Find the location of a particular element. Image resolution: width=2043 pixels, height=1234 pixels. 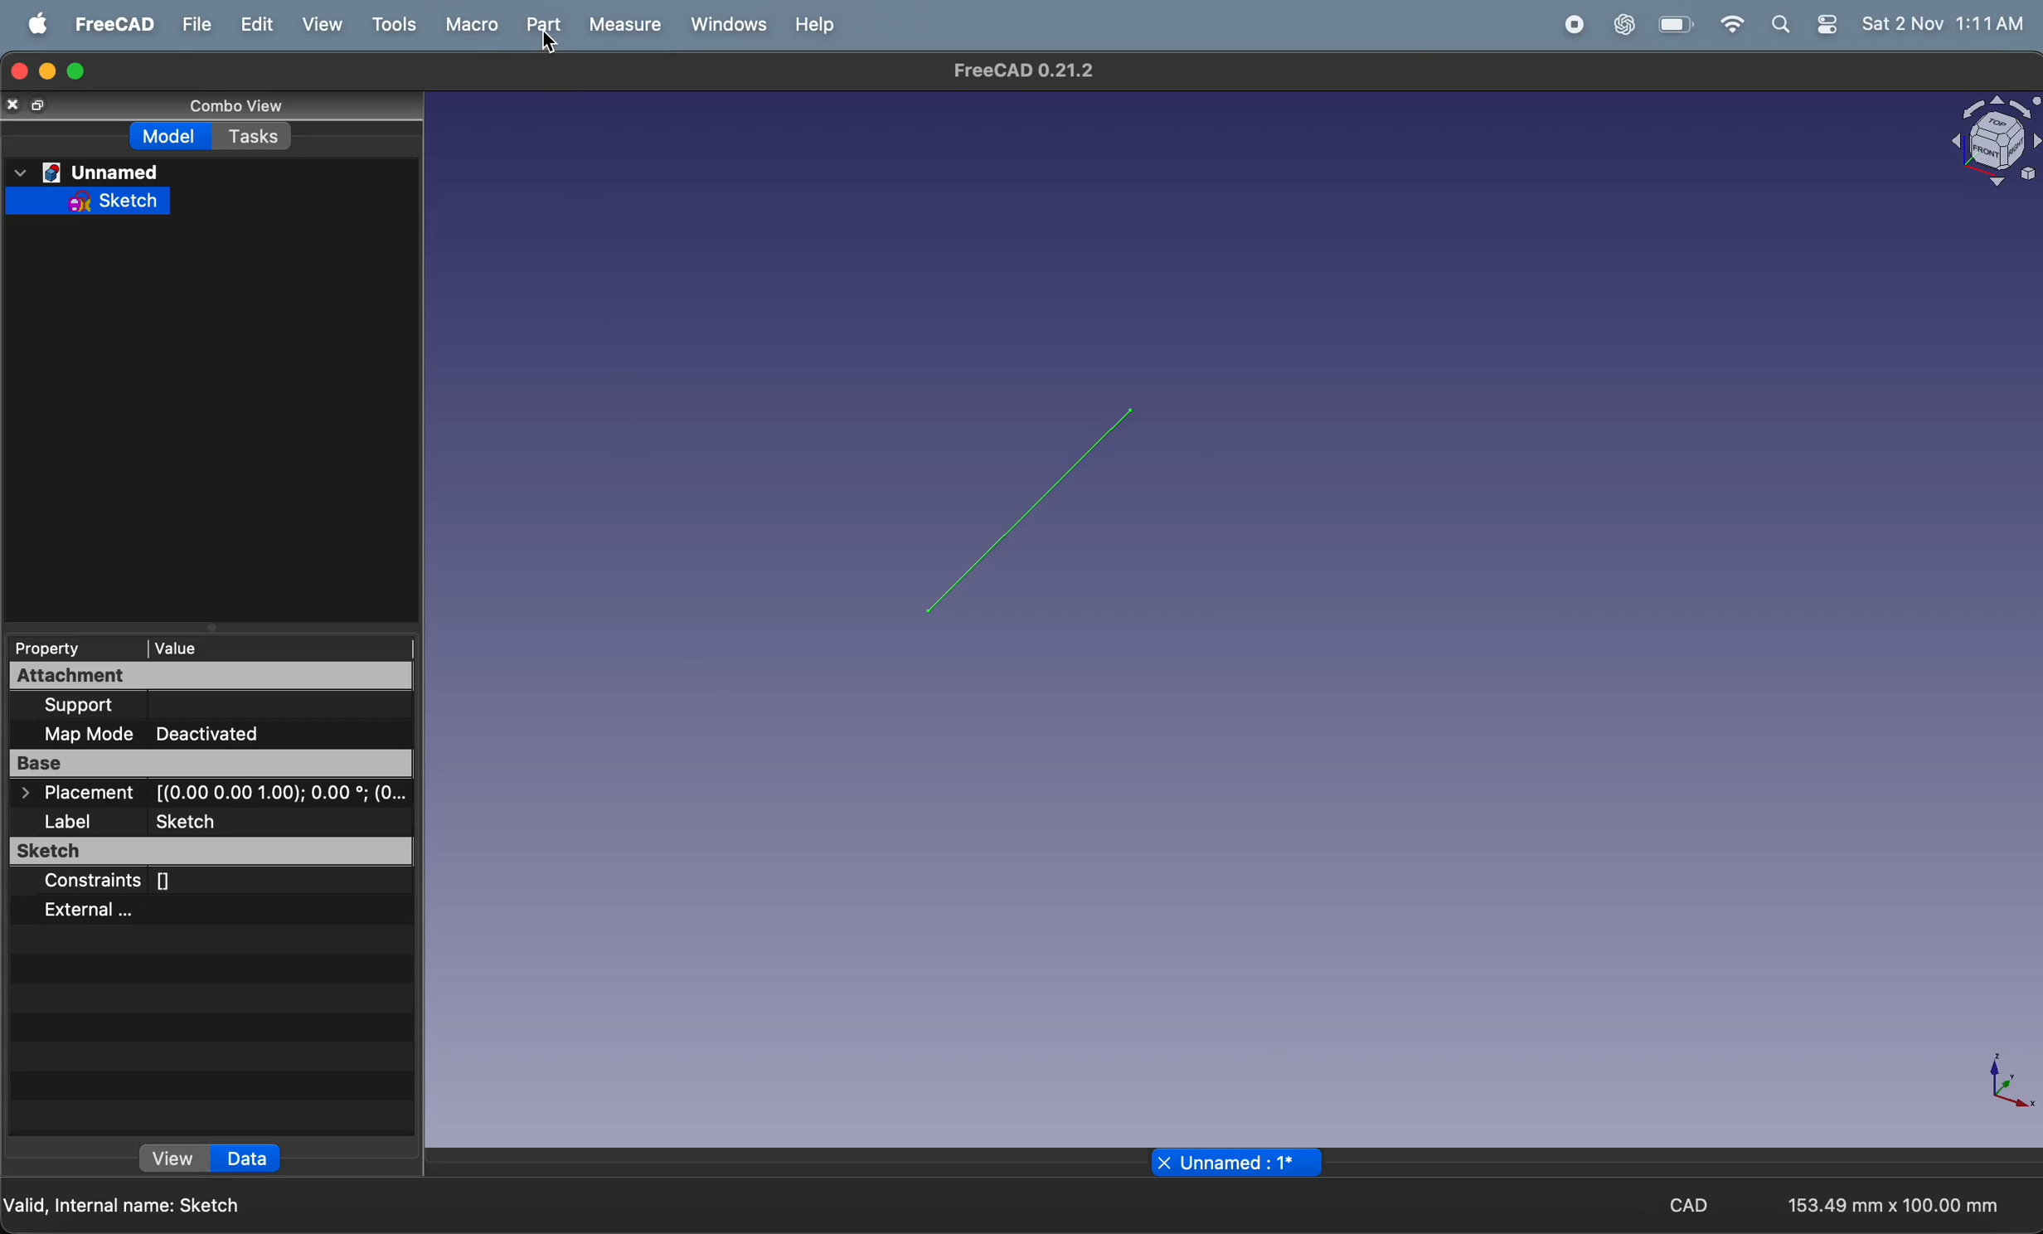

FreeCAD 0.21.2 is located at coordinates (1031, 73).